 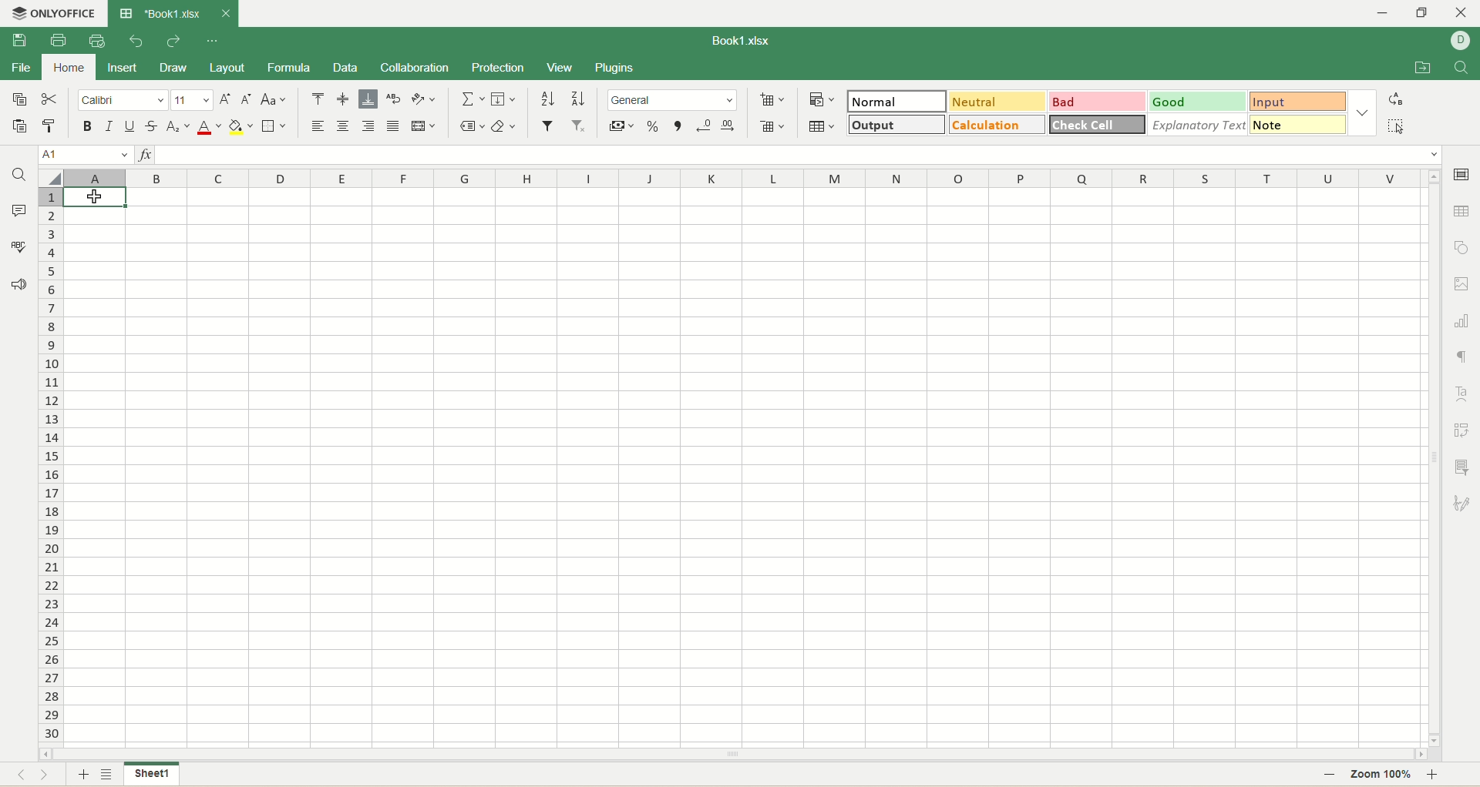 I want to click on input line, so click(x=802, y=156).